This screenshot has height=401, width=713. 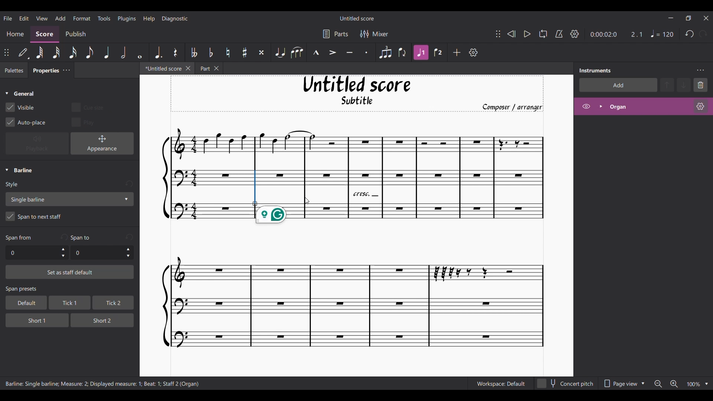 What do you see at coordinates (662, 34) in the screenshot?
I see `Tempo` at bounding box center [662, 34].